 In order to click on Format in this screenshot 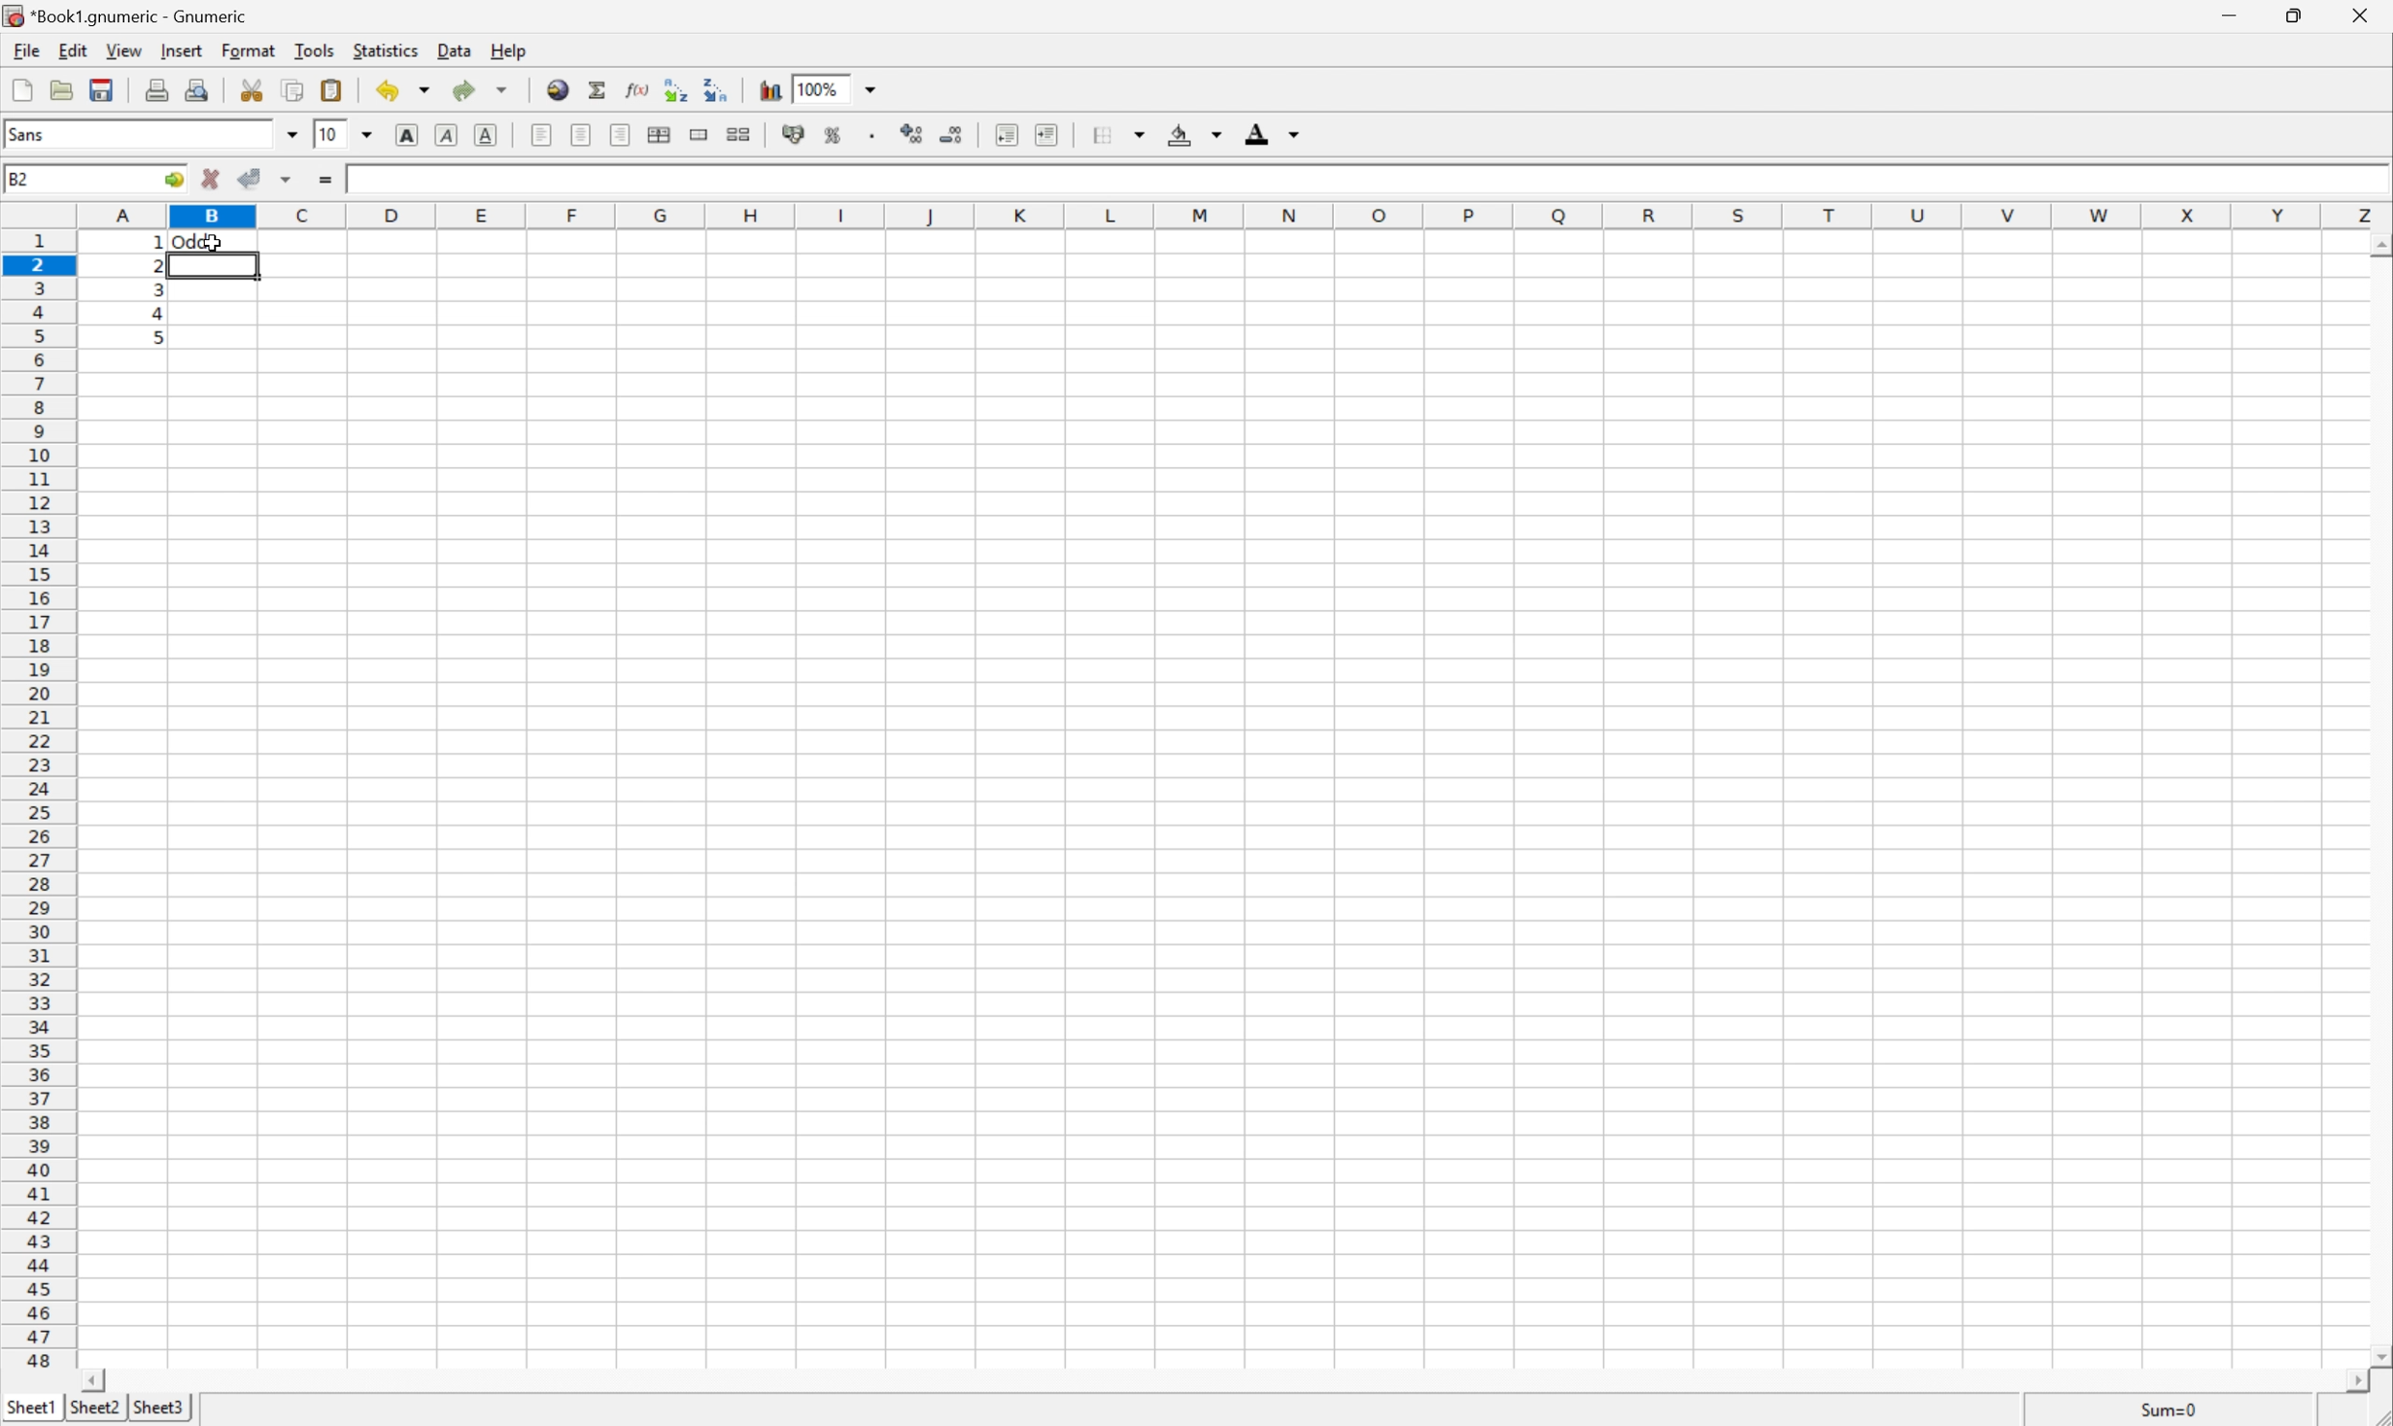, I will do `click(252, 51)`.